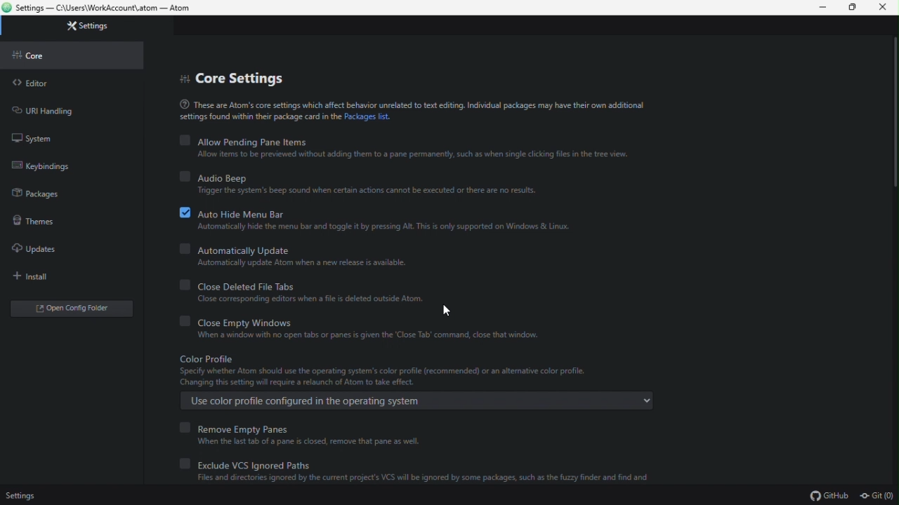 Image resolution: width=899 pixels, height=505 pixels. I want to click on Use color profile configured in the operating system , so click(421, 401).